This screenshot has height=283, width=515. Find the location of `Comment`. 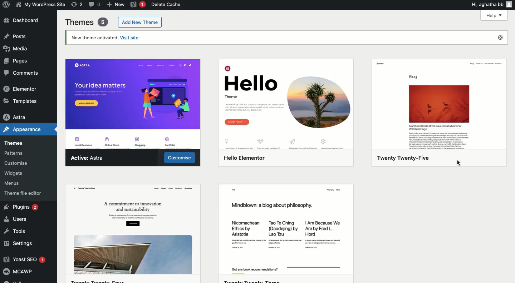

Comment is located at coordinates (95, 4).